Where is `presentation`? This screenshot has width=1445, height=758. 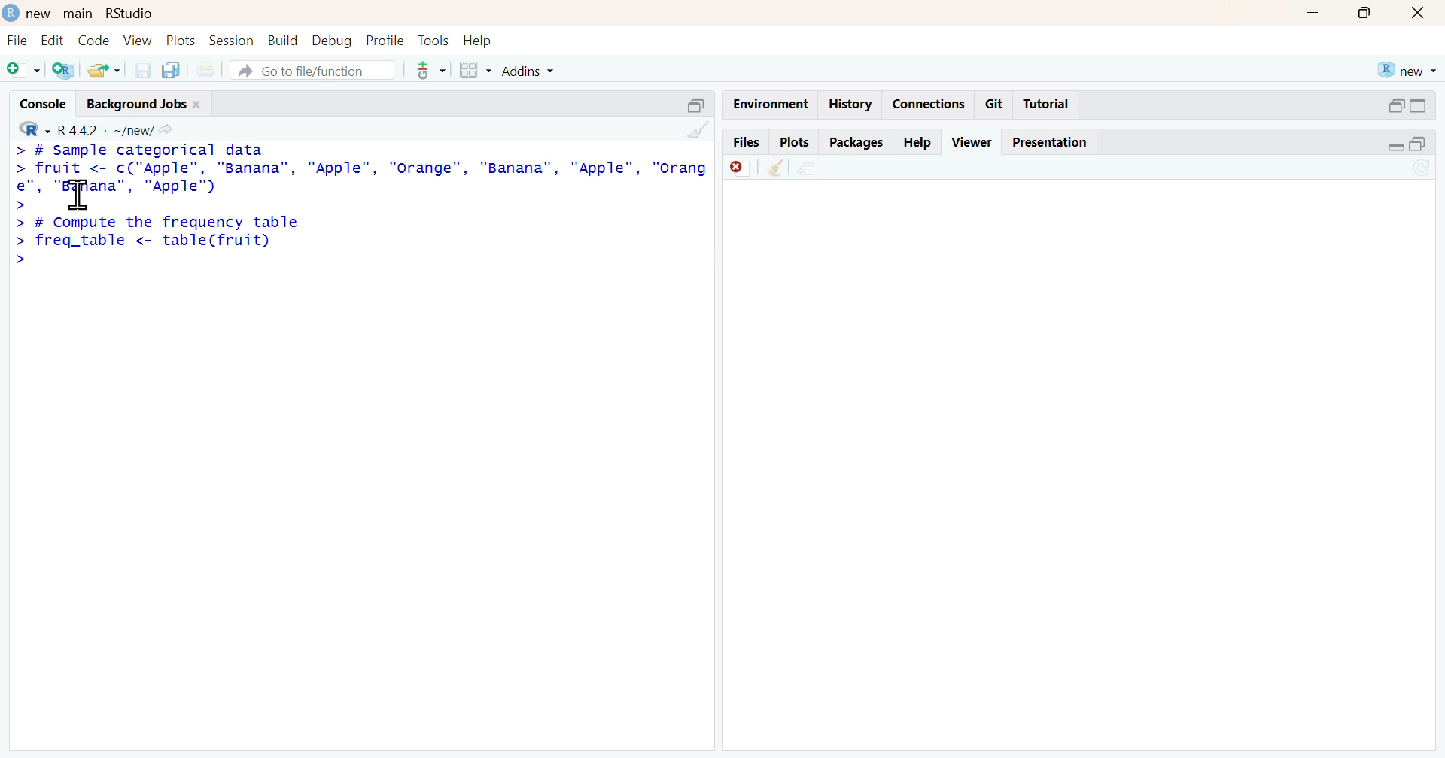 presentation is located at coordinates (1054, 144).